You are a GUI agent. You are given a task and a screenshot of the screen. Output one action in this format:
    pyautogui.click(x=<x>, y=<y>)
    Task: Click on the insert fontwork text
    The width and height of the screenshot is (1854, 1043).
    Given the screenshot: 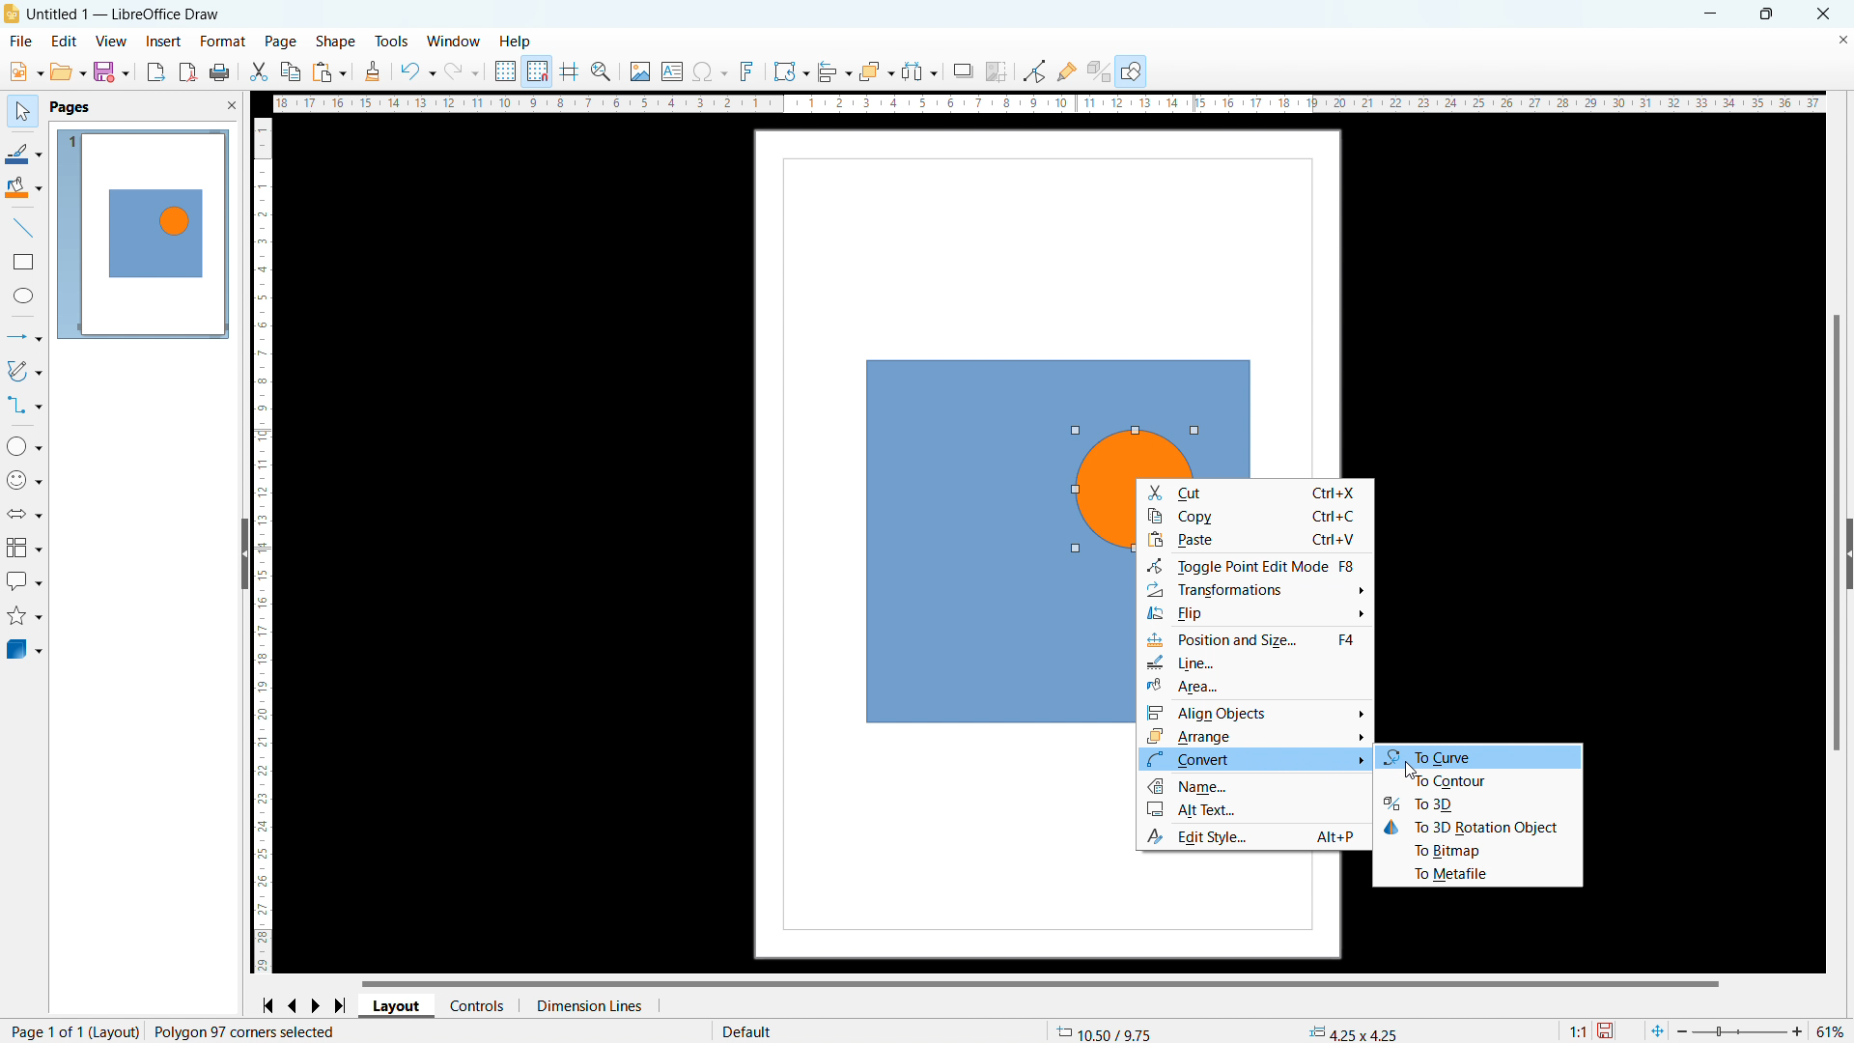 What is the action you would take?
    pyautogui.click(x=747, y=71)
    